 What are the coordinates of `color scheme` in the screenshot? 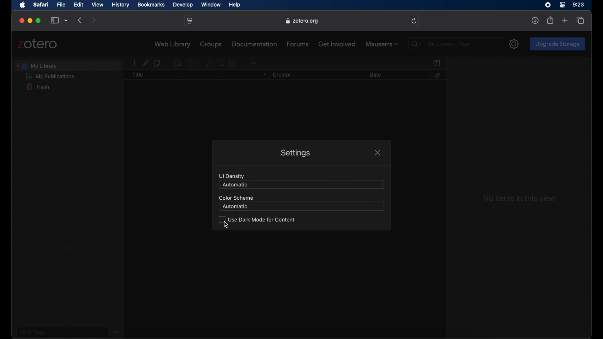 It's located at (235, 197).